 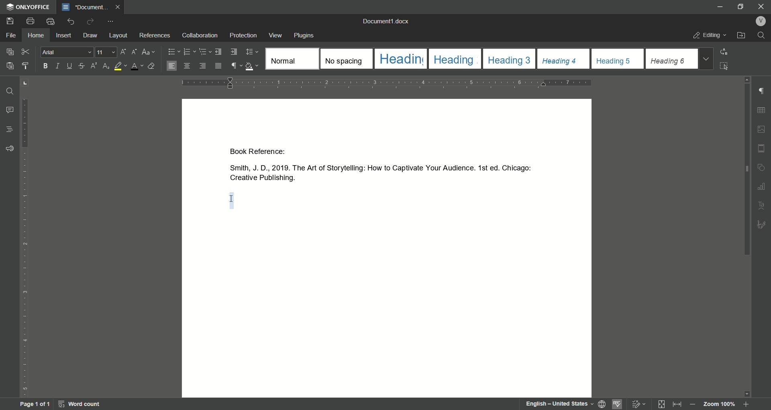 What do you see at coordinates (149, 52) in the screenshot?
I see `change case` at bounding box center [149, 52].